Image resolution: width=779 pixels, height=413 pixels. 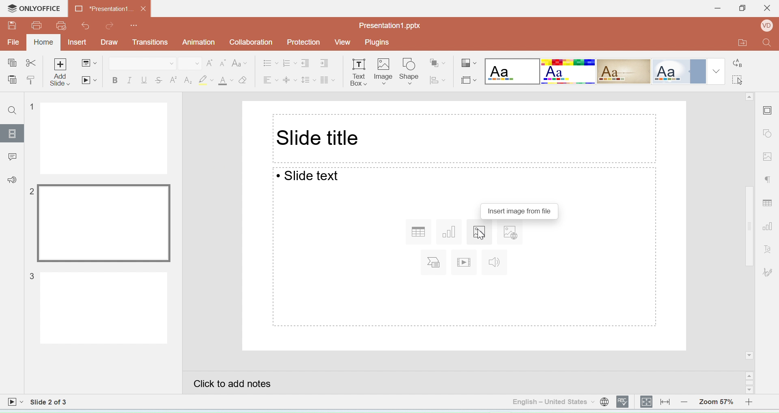 What do you see at coordinates (109, 43) in the screenshot?
I see `Draw` at bounding box center [109, 43].